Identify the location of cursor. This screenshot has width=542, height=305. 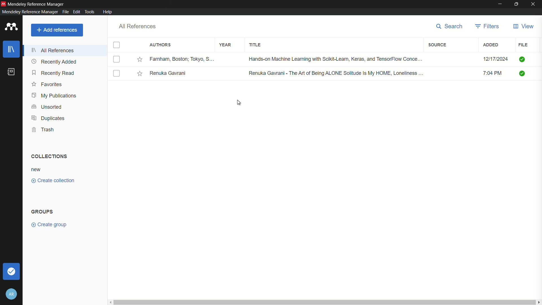
(239, 103).